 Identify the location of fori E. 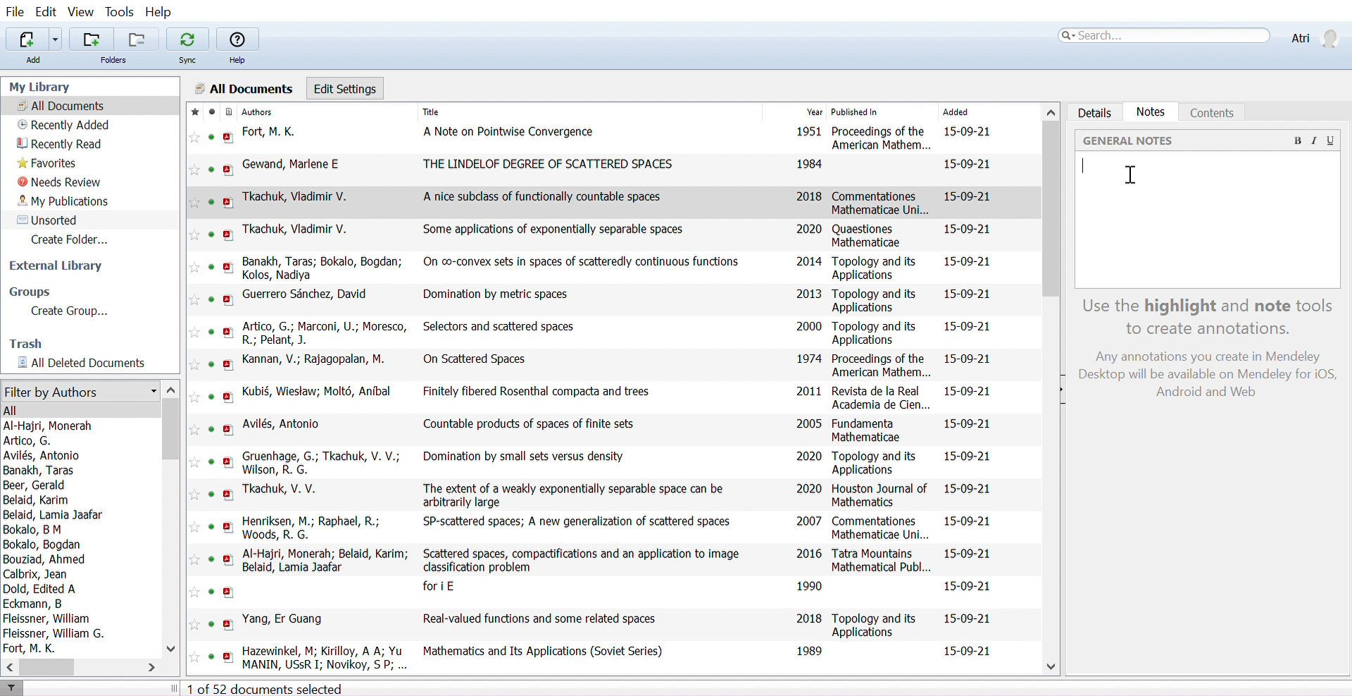
(444, 587).